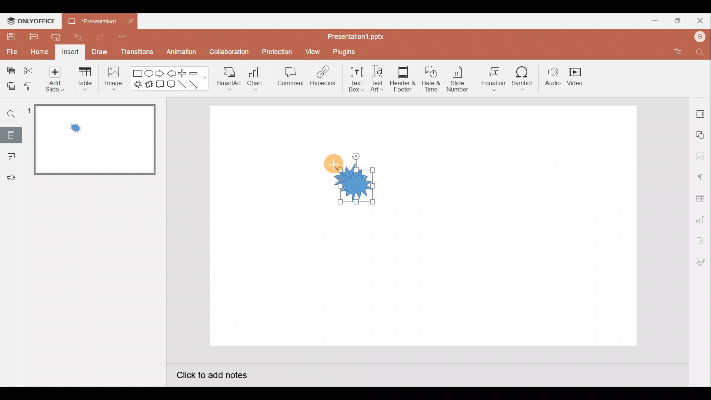 The width and height of the screenshot is (711, 400). What do you see at coordinates (312, 51) in the screenshot?
I see `View` at bounding box center [312, 51].